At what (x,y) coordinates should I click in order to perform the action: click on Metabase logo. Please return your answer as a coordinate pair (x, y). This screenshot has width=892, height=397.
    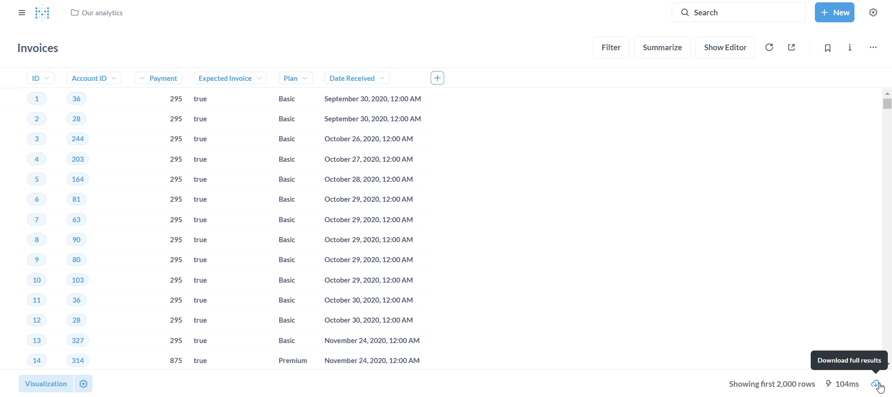
    Looking at the image, I should click on (42, 13).